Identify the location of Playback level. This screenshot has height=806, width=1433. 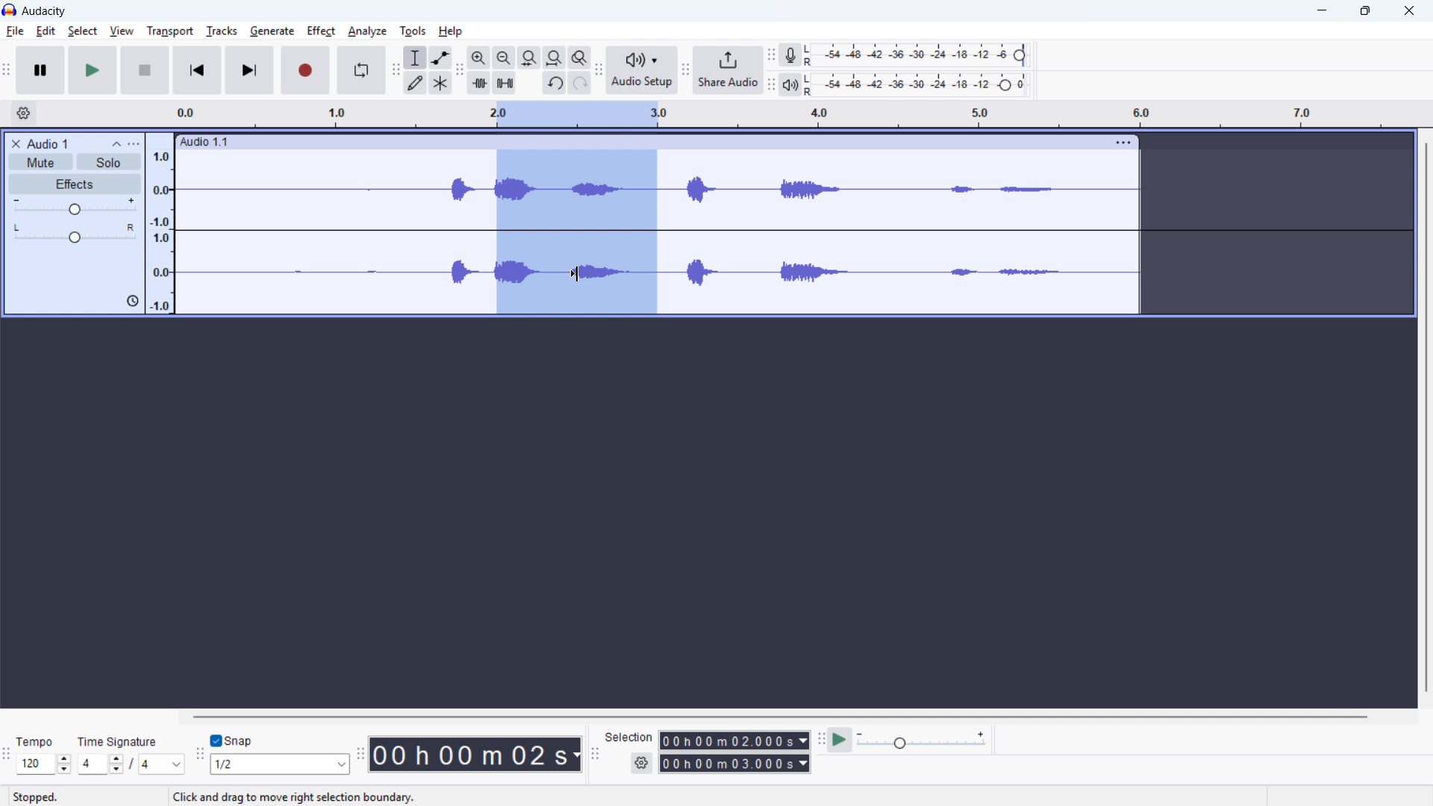
(920, 84).